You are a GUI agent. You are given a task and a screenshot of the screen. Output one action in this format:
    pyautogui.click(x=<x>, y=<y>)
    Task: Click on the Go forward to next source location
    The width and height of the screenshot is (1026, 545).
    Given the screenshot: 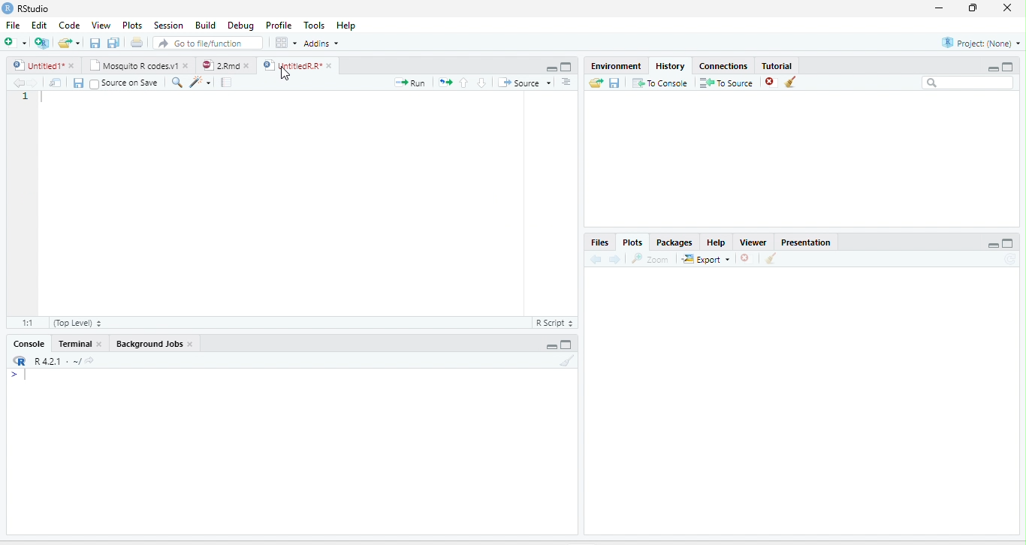 What is the action you would take?
    pyautogui.click(x=33, y=83)
    